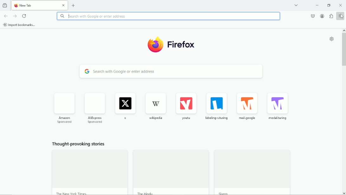 Image resolution: width=346 pixels, height=195 pixels. I want to click on thought provoking stories, so click(169, 166).